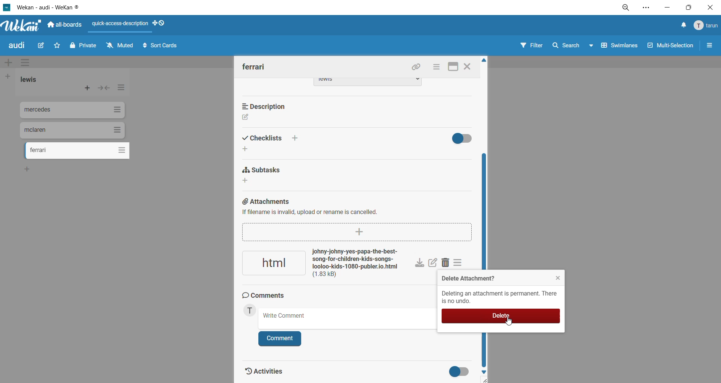 The width and height of the screenshot is (721, 383). Describe the element at coordinates (436, 68) in the screenshot. I see `card actions` at that location.